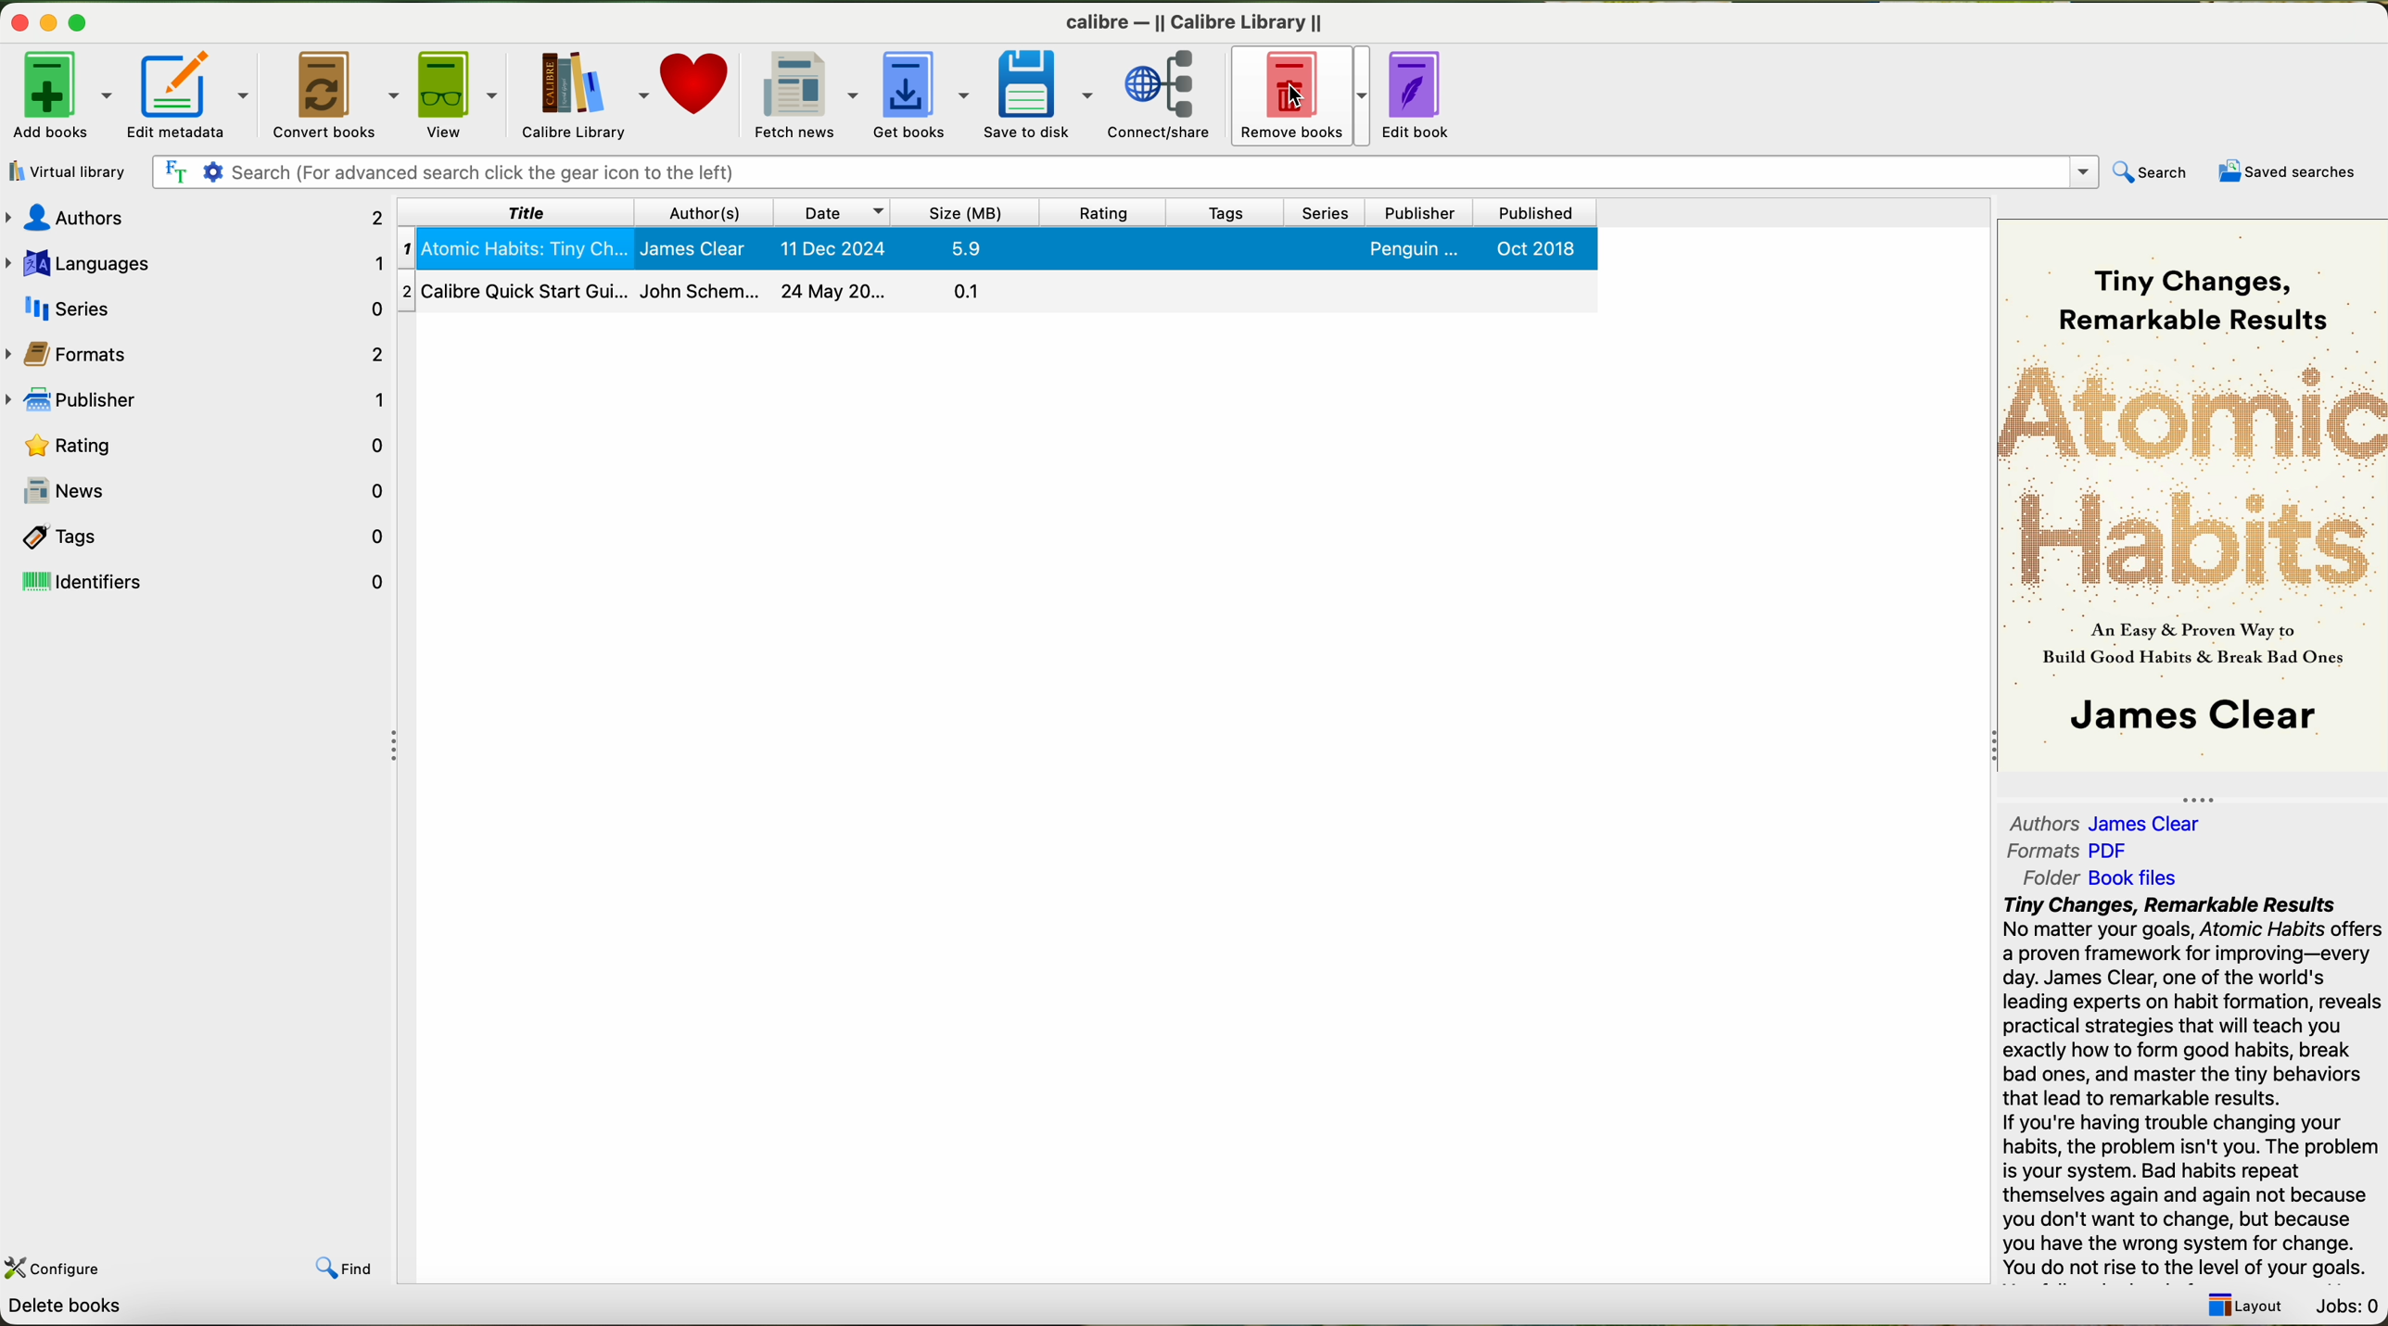  What do you see at coordinates (1301, 98) in the screenshot?
I see `cursor` at bounding box center [1301, 98].